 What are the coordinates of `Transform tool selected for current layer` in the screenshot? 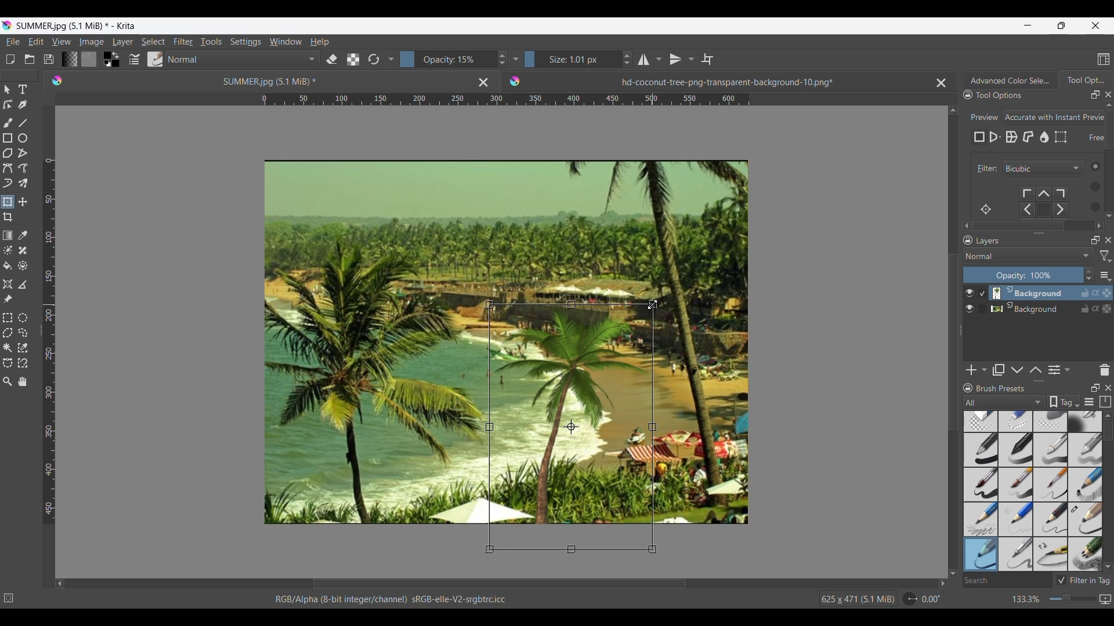 It's located at (570, 426).